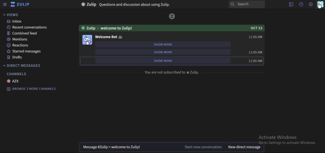 The width and height of the screenshot is (325, 153). What do you see at coordinates (248, 5) in the screenshot?
I see `search` at bounding box center [248, 5].